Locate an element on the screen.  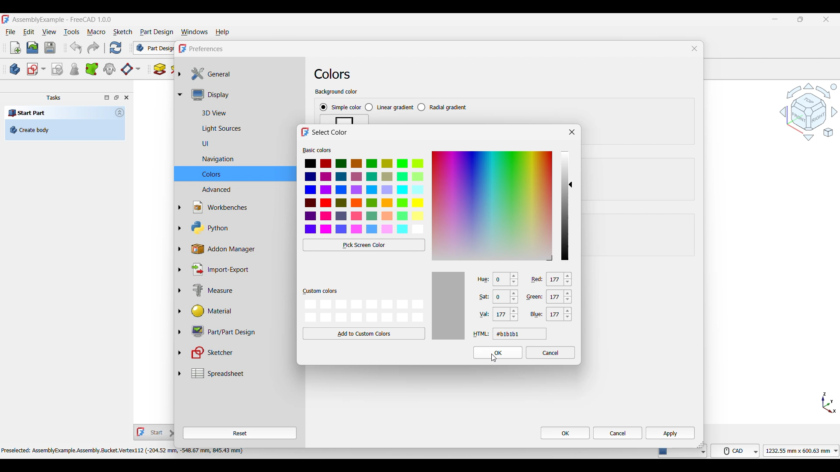
blue is located at coordinates (536, 314).